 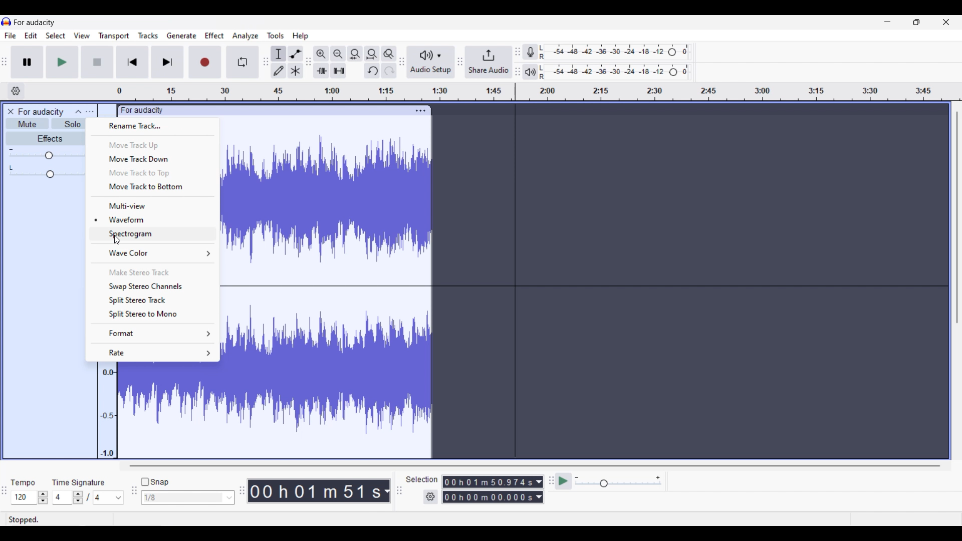 I want to click on View menu, so click(x=82, y=35).